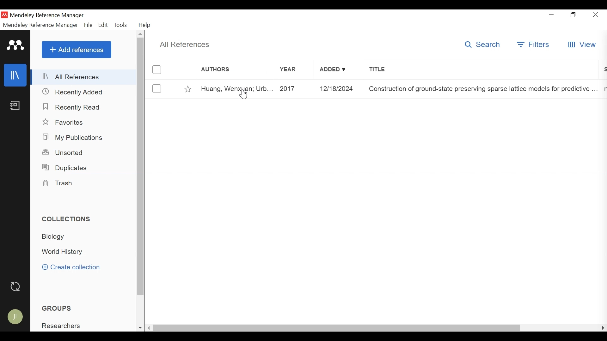 This screenshot has width=607, height=341. What do you see at coordinates (572, 15) in the screenshot?
I see `Restore` at bounding box center [572, 15].